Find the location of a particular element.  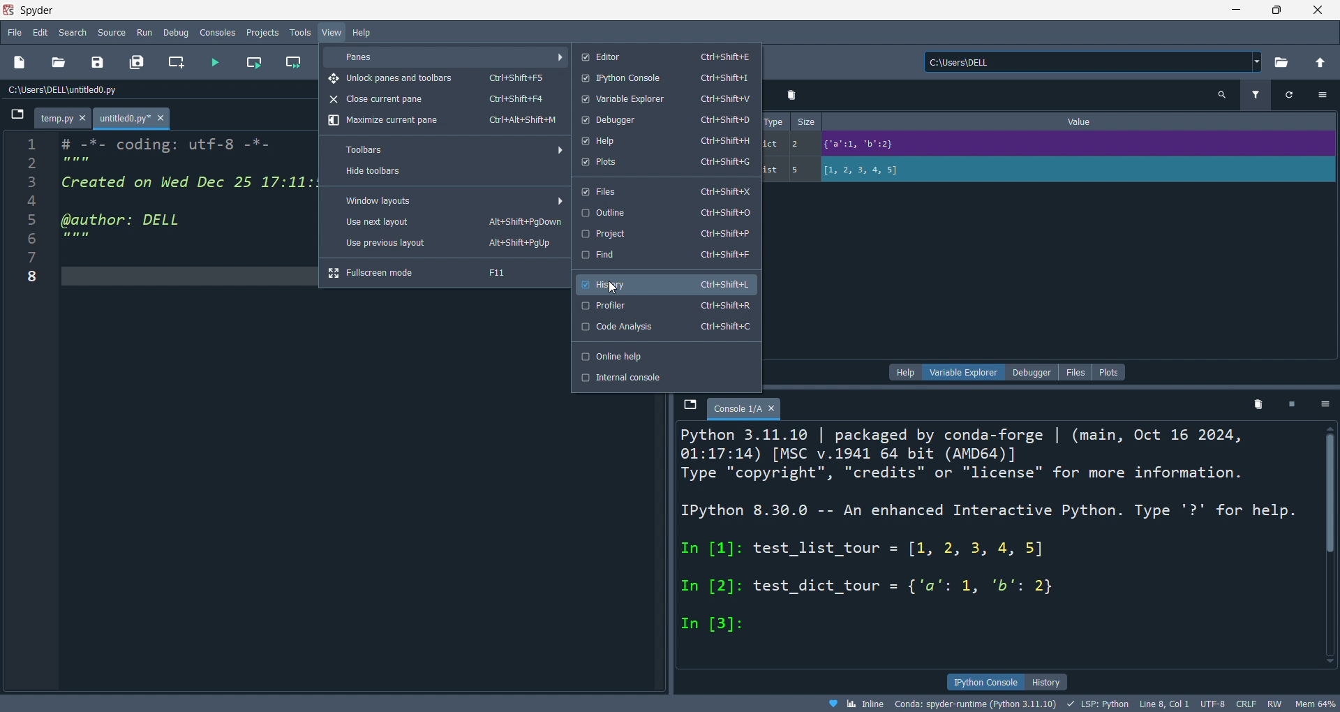

size is located at coordinates (807, 122).